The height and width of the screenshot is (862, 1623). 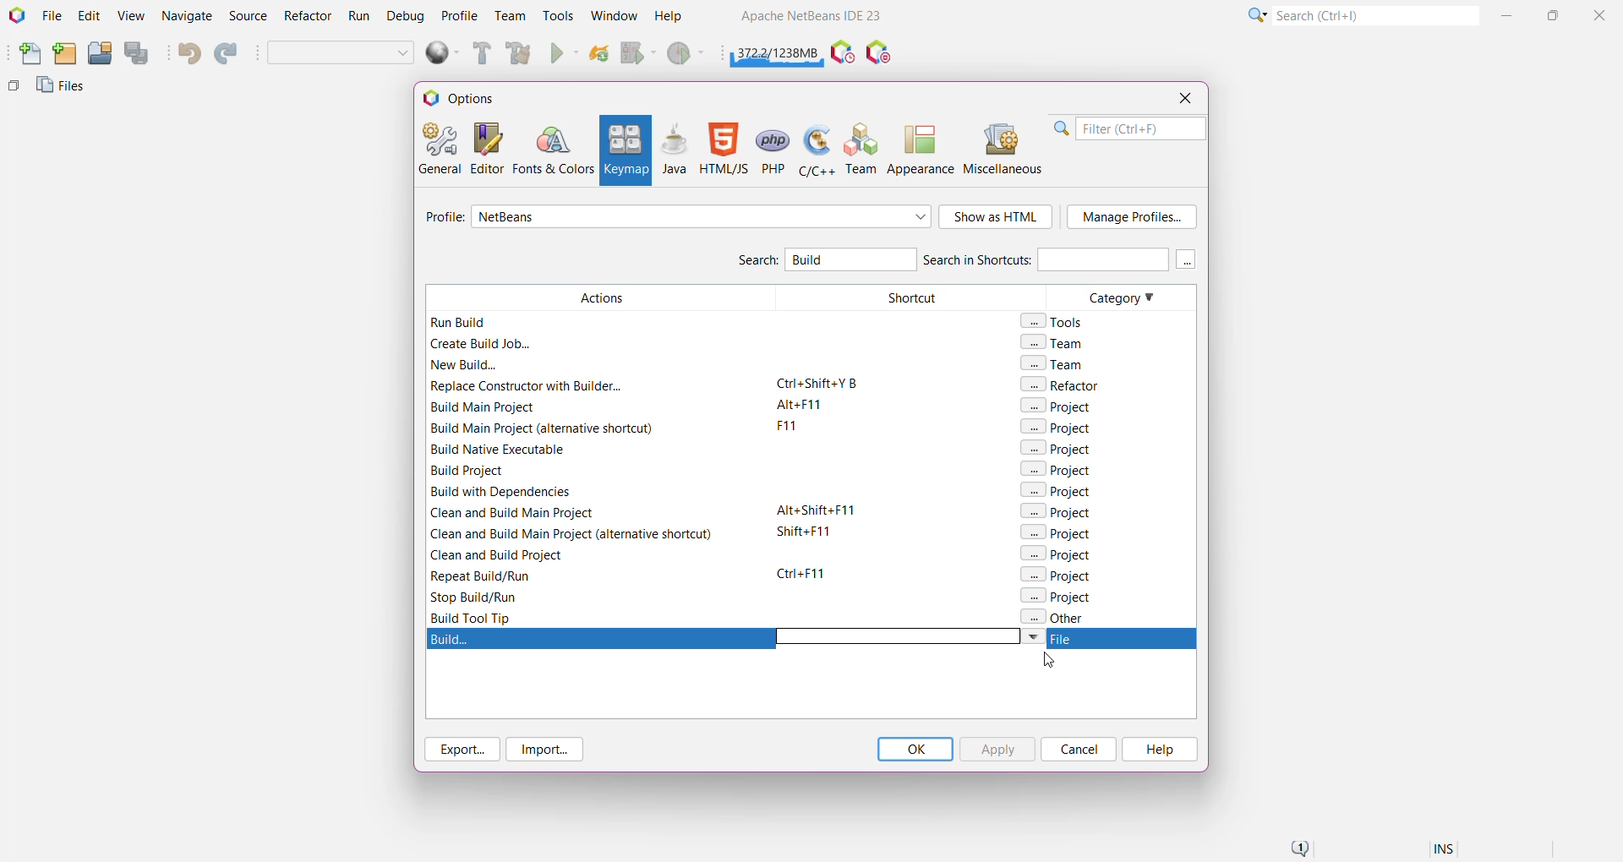 I want to click on Save All, so click(x=138, y=53).